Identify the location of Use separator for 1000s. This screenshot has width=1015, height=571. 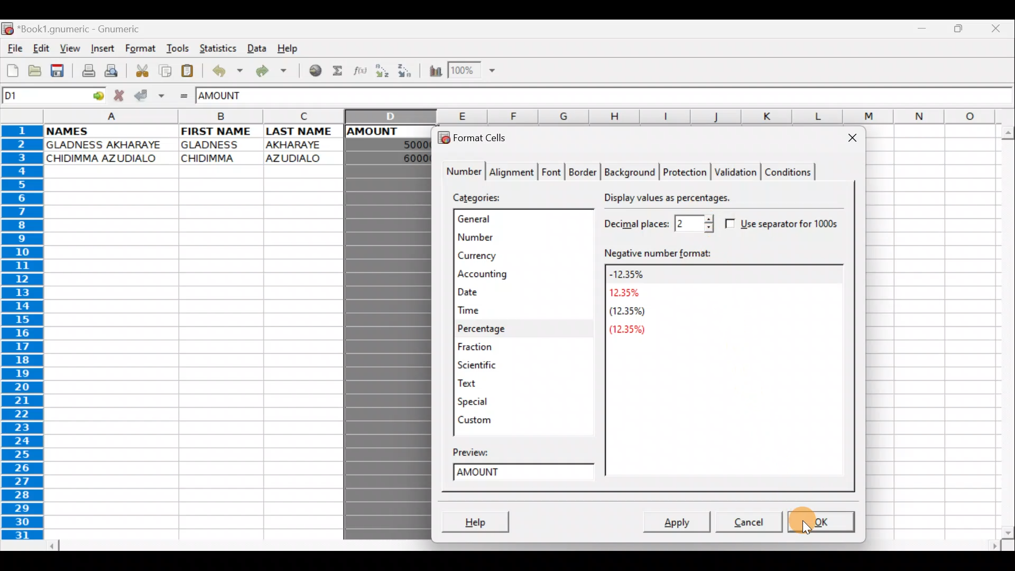
(786, 224).